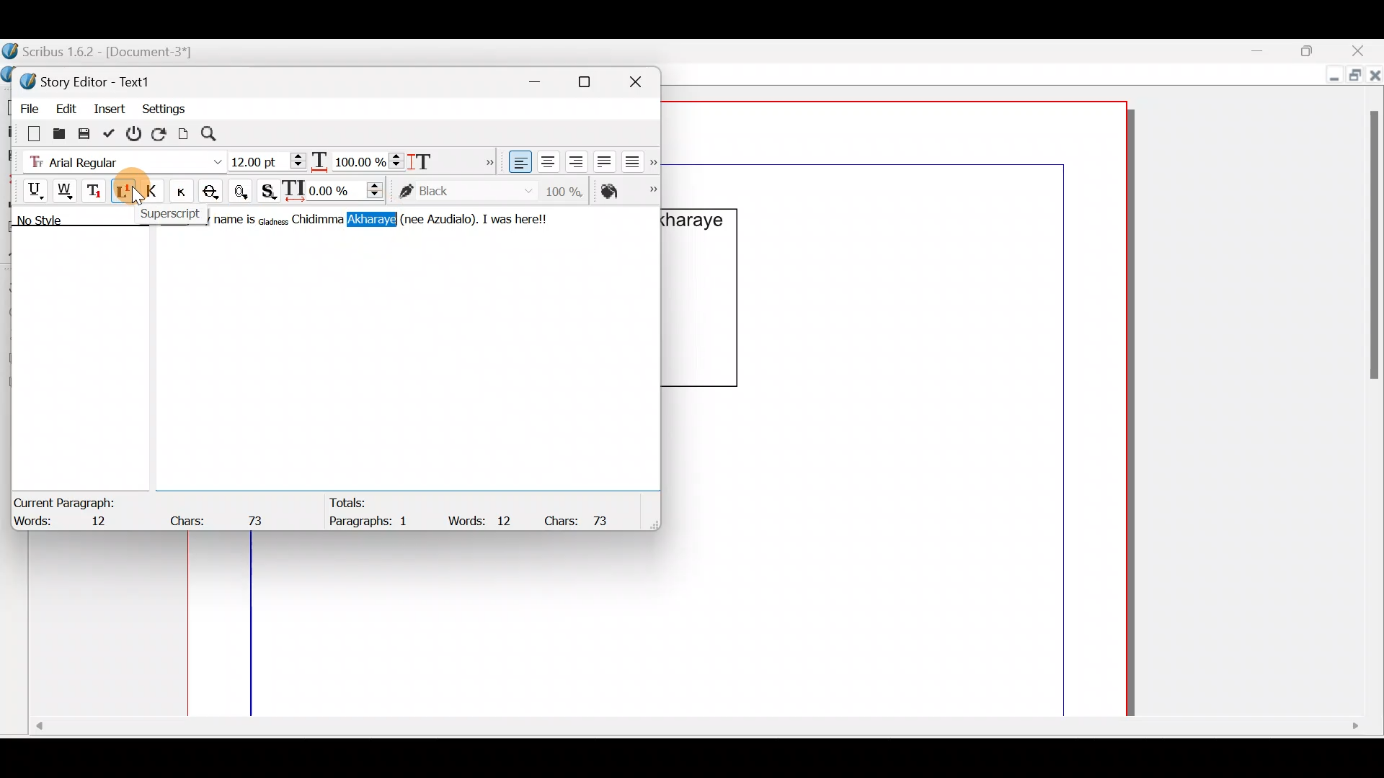  I want to click on Chidimma, so click(319, 220).